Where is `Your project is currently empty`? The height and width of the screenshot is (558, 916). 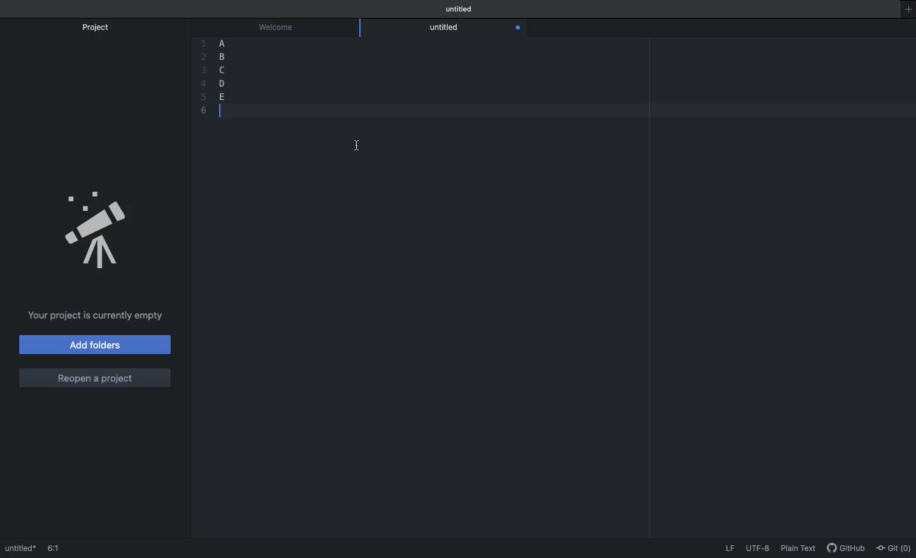
Your project is currently empty is located at coordinates (93, 316).